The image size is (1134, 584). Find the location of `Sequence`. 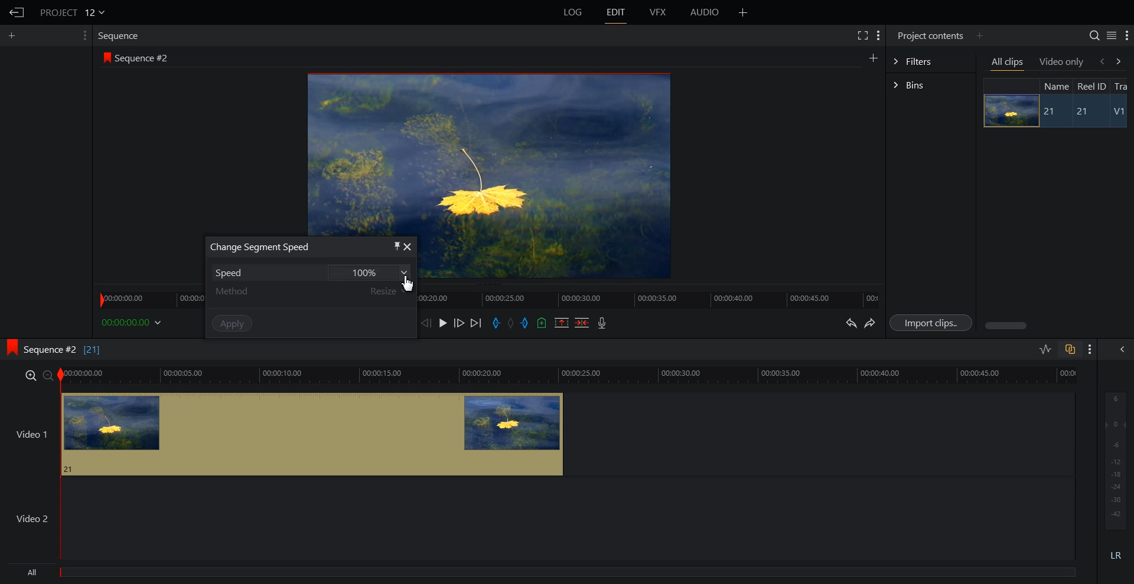

Sequence is located at coordinates (121, 35).